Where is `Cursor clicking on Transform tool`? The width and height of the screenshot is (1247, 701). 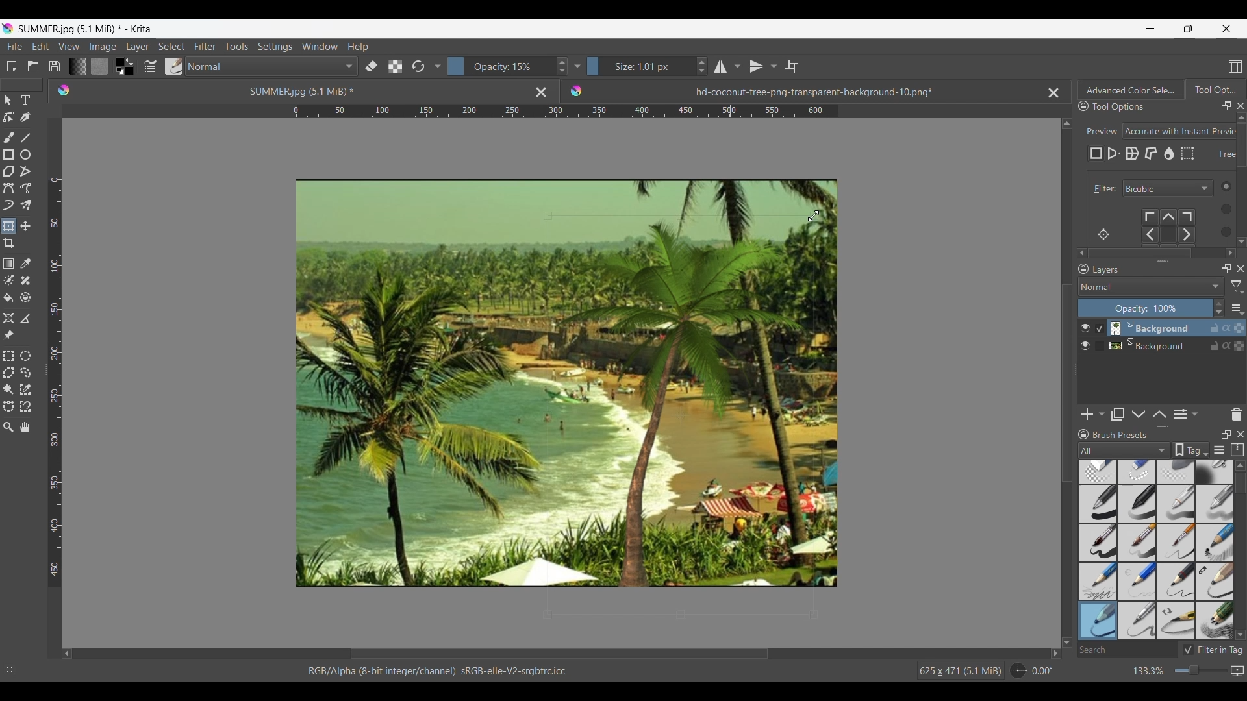 Cursor clicking on Transform tool is located at coordinates (11, 231).